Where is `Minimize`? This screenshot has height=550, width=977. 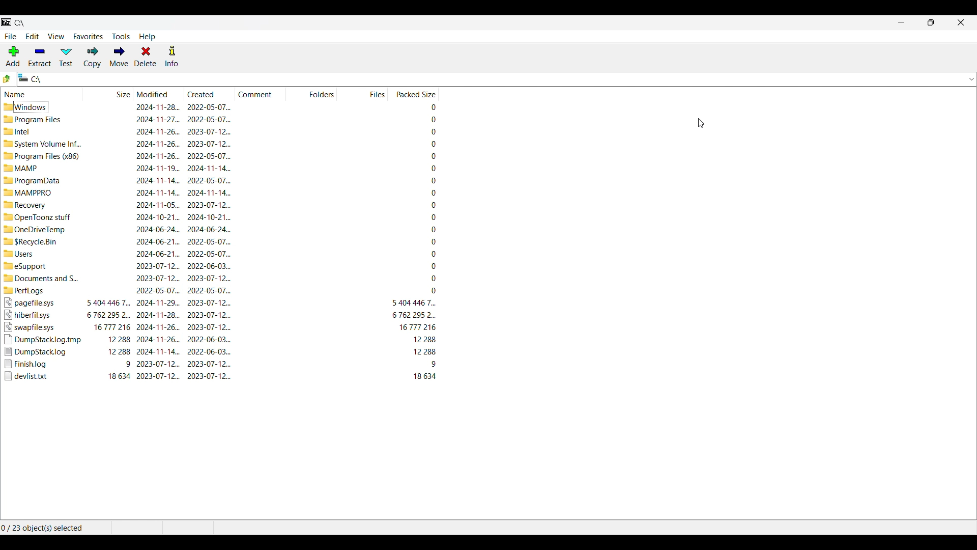
Minimize is located at coordinates (901, 22).